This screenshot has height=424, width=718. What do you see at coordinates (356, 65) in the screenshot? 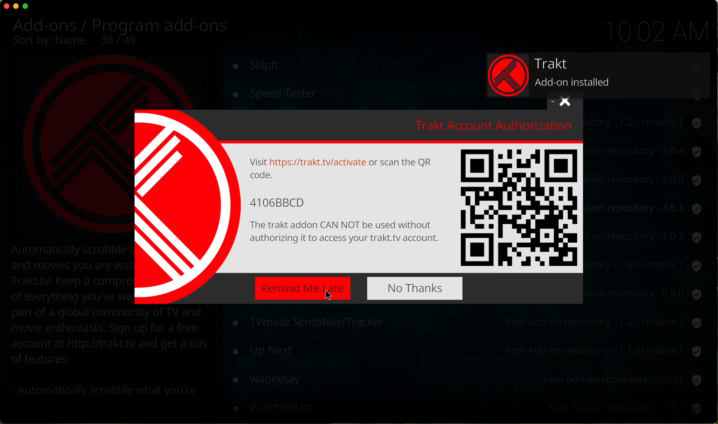
I see `toolbox script` at bounding box center [356, 65].